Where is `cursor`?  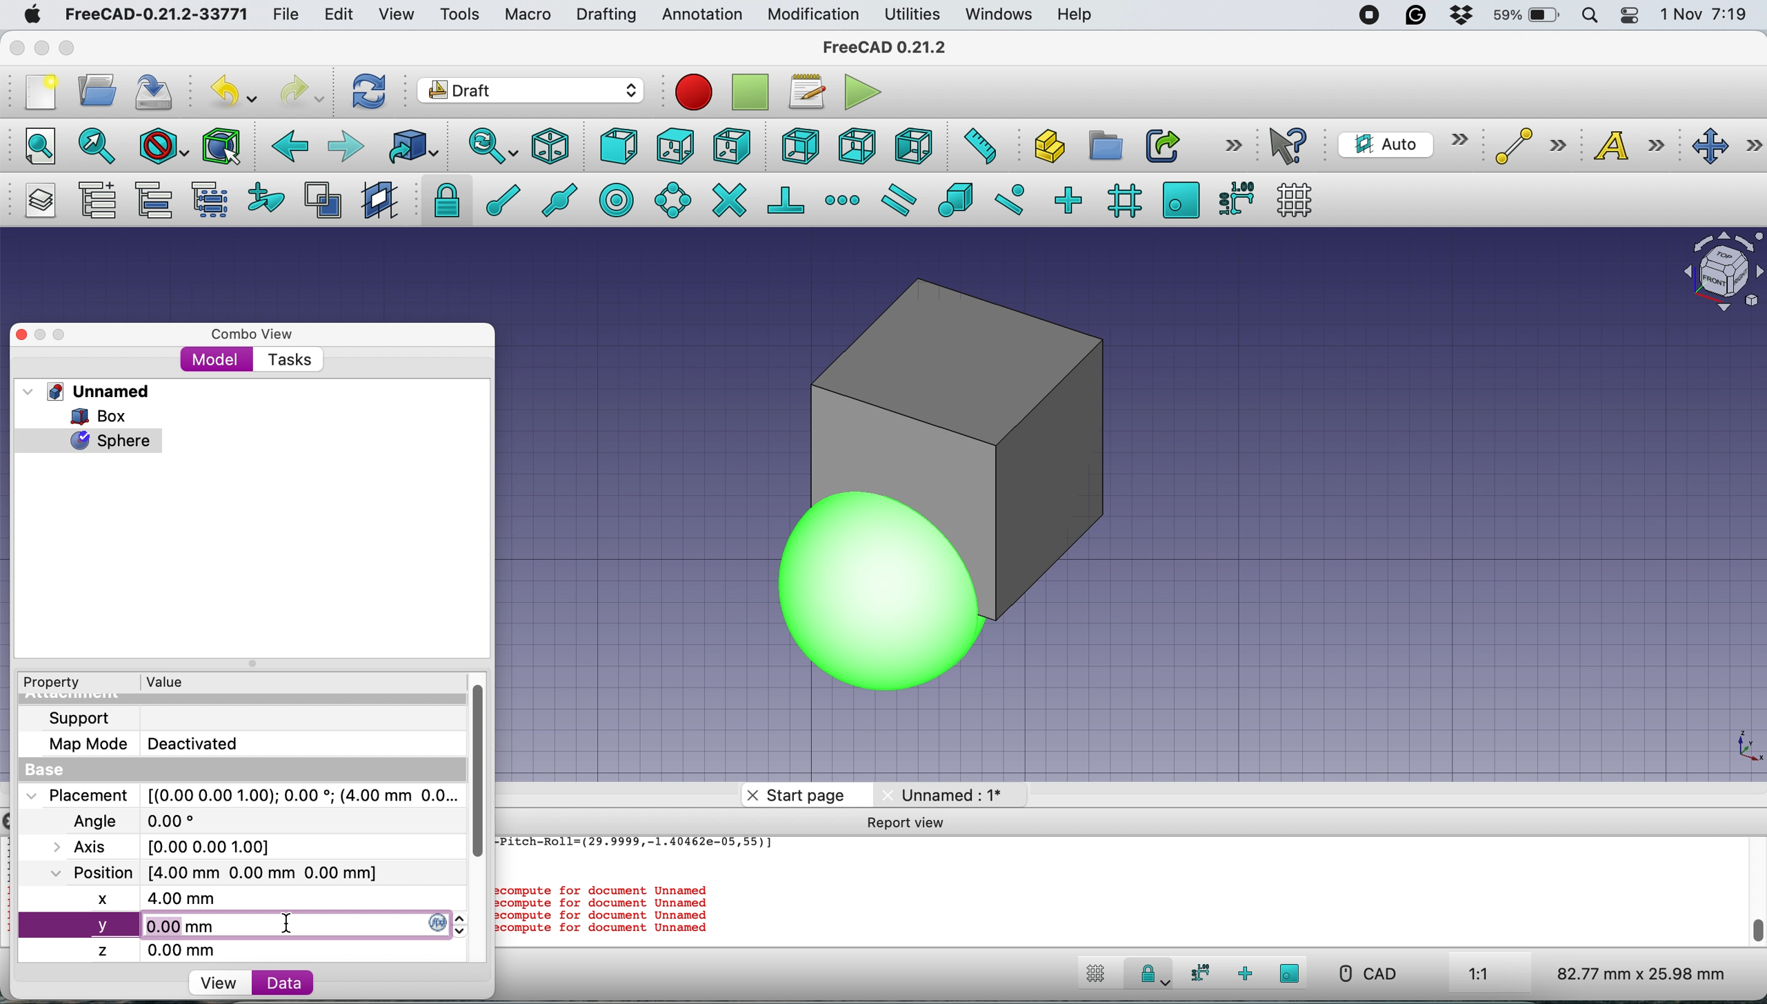
cursor is located at coordinates (293, 925).